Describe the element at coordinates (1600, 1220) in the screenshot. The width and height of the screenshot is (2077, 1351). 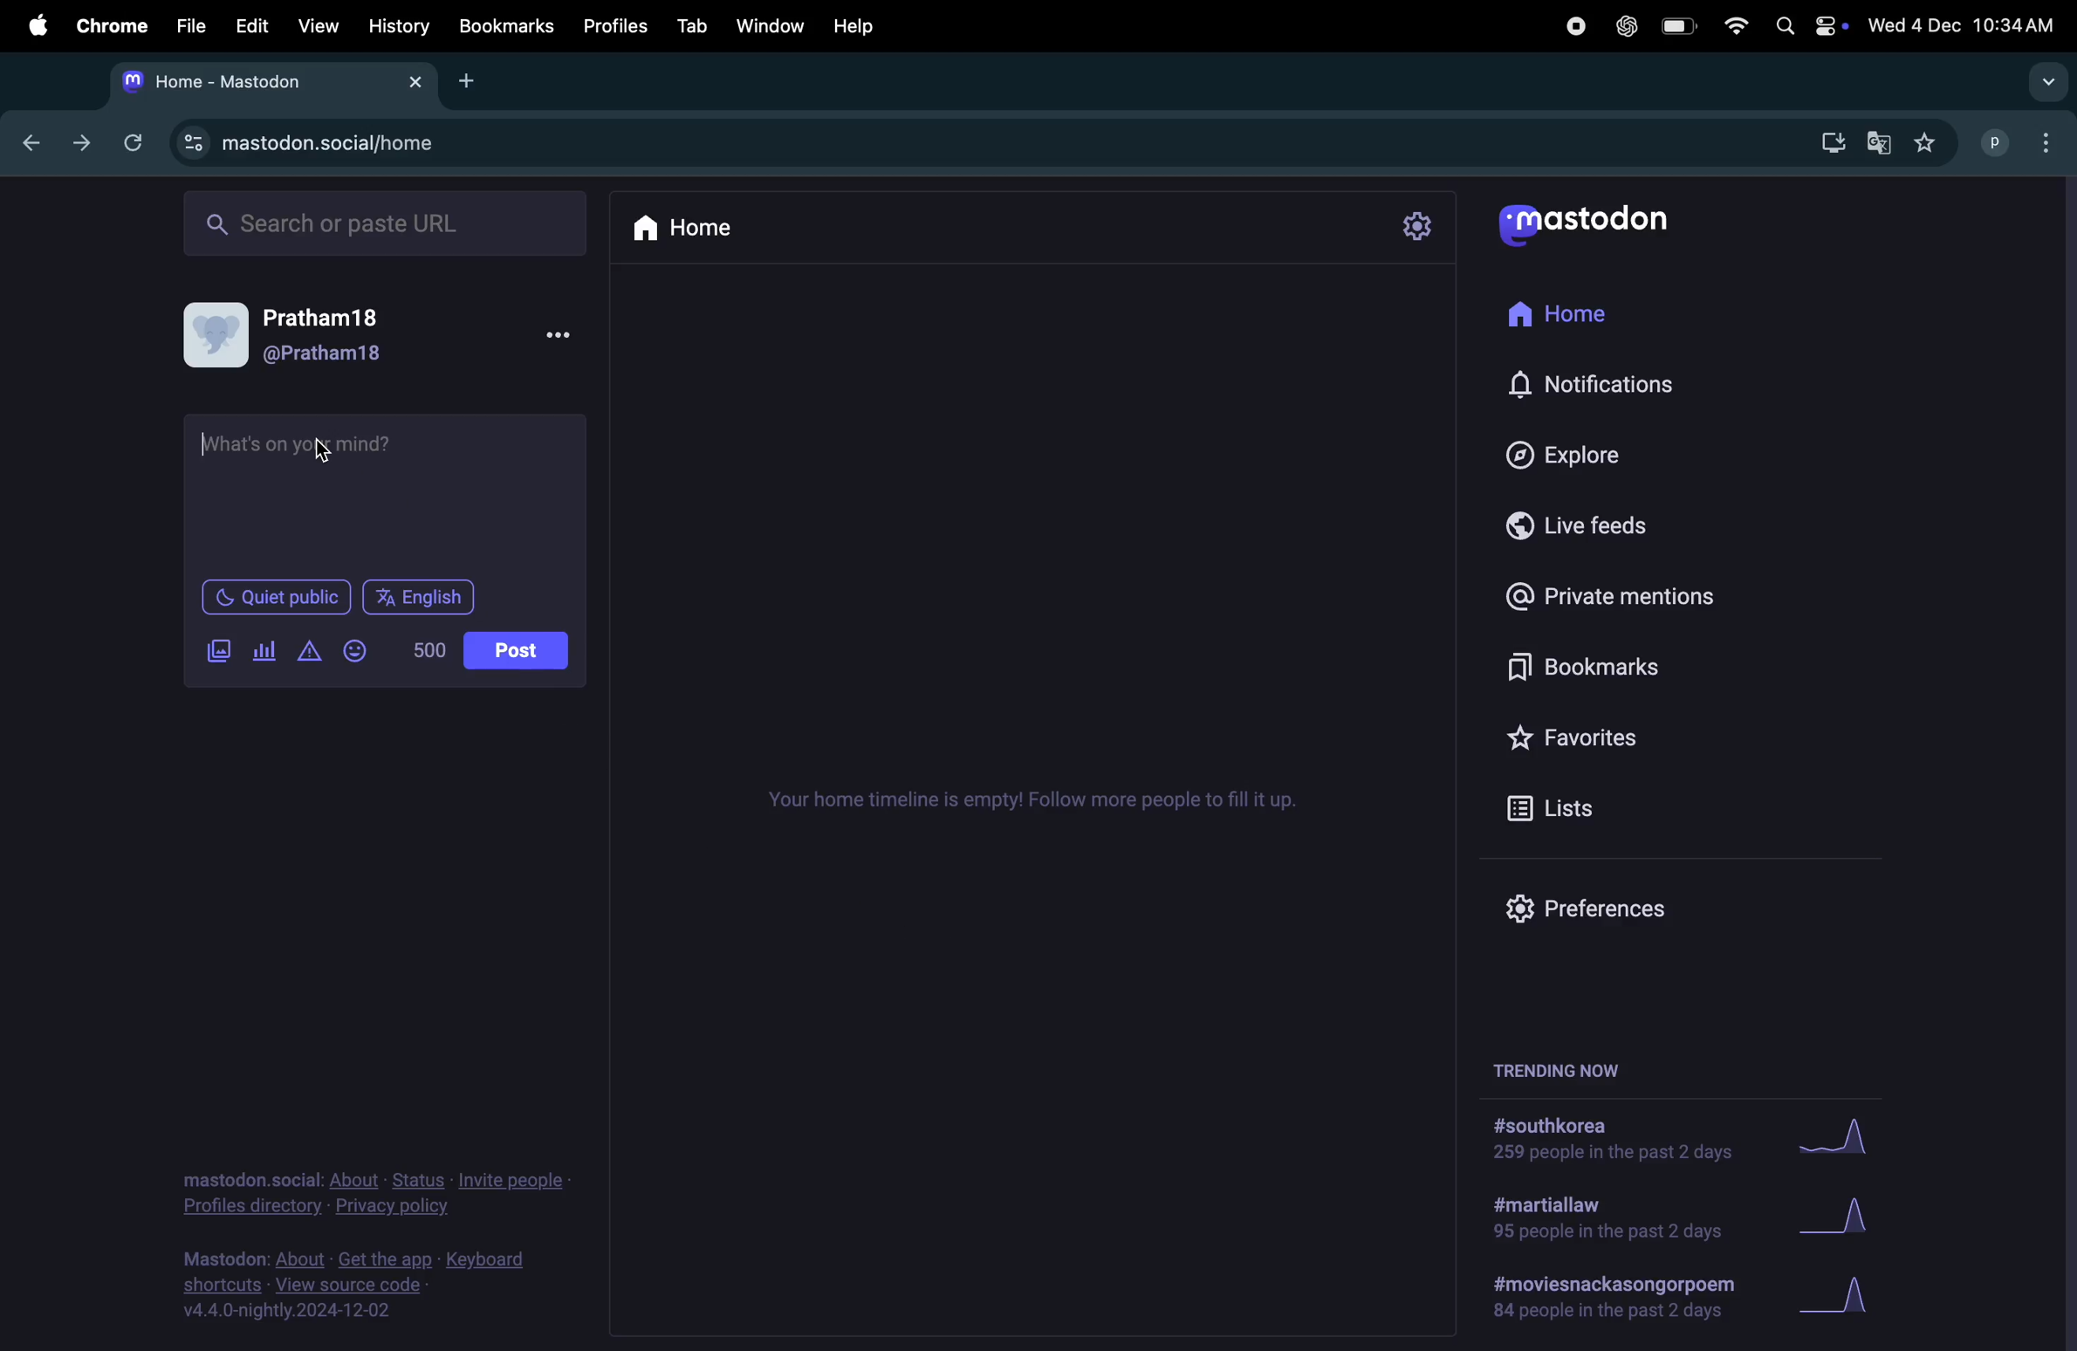
I see `Martial Law` at that location.